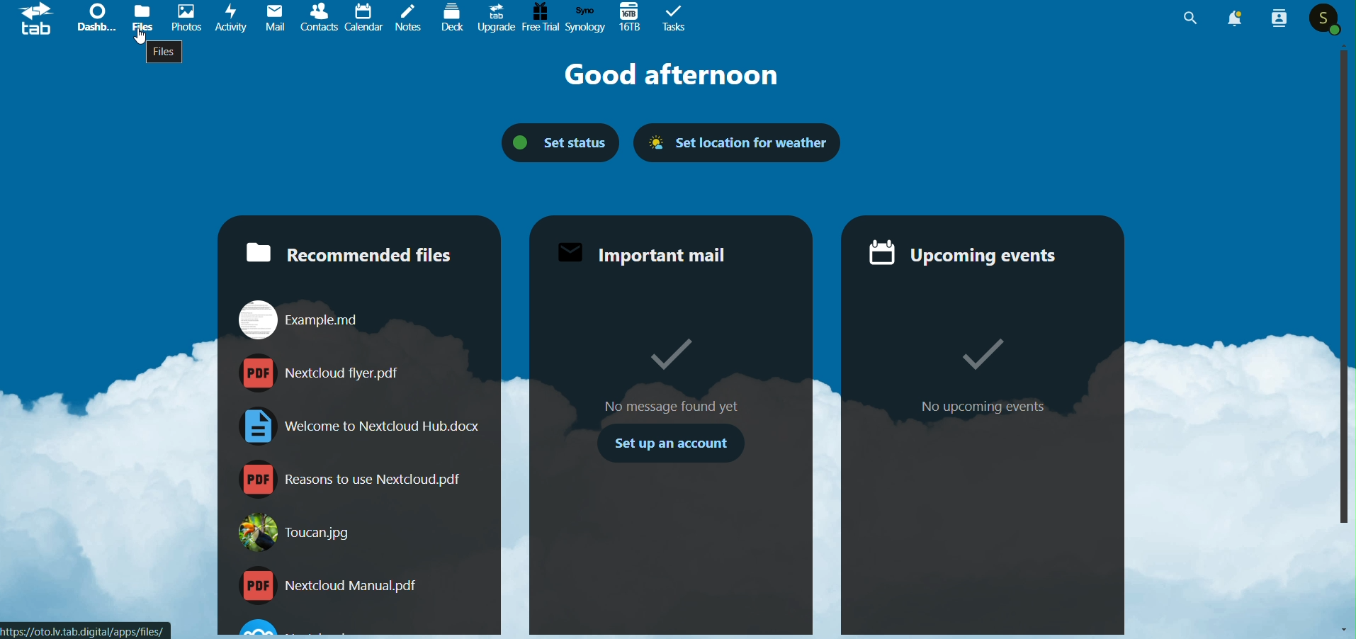 This screenshot has height=639, width=1356. Describe the element at coordinates (587, 17) in the screenshot. I see `Synology` at that location.